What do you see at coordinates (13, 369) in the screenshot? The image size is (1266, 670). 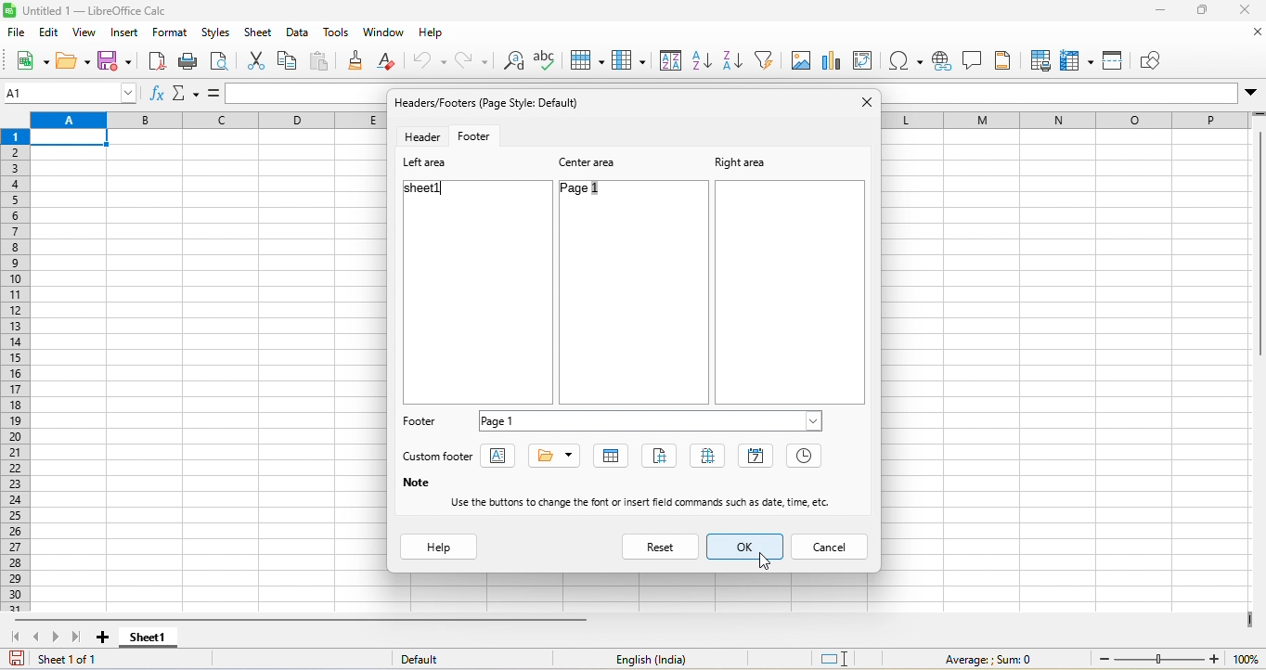 I see `rows` at bounding box center [13, 369].